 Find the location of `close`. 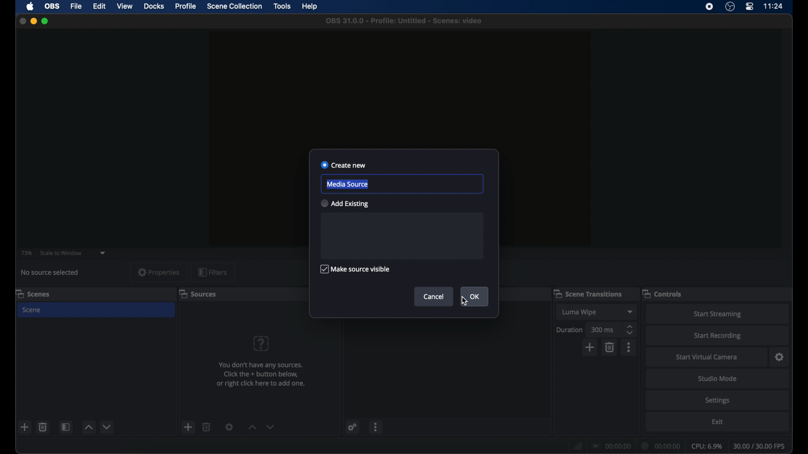

close is located at coordinates (22, 21).